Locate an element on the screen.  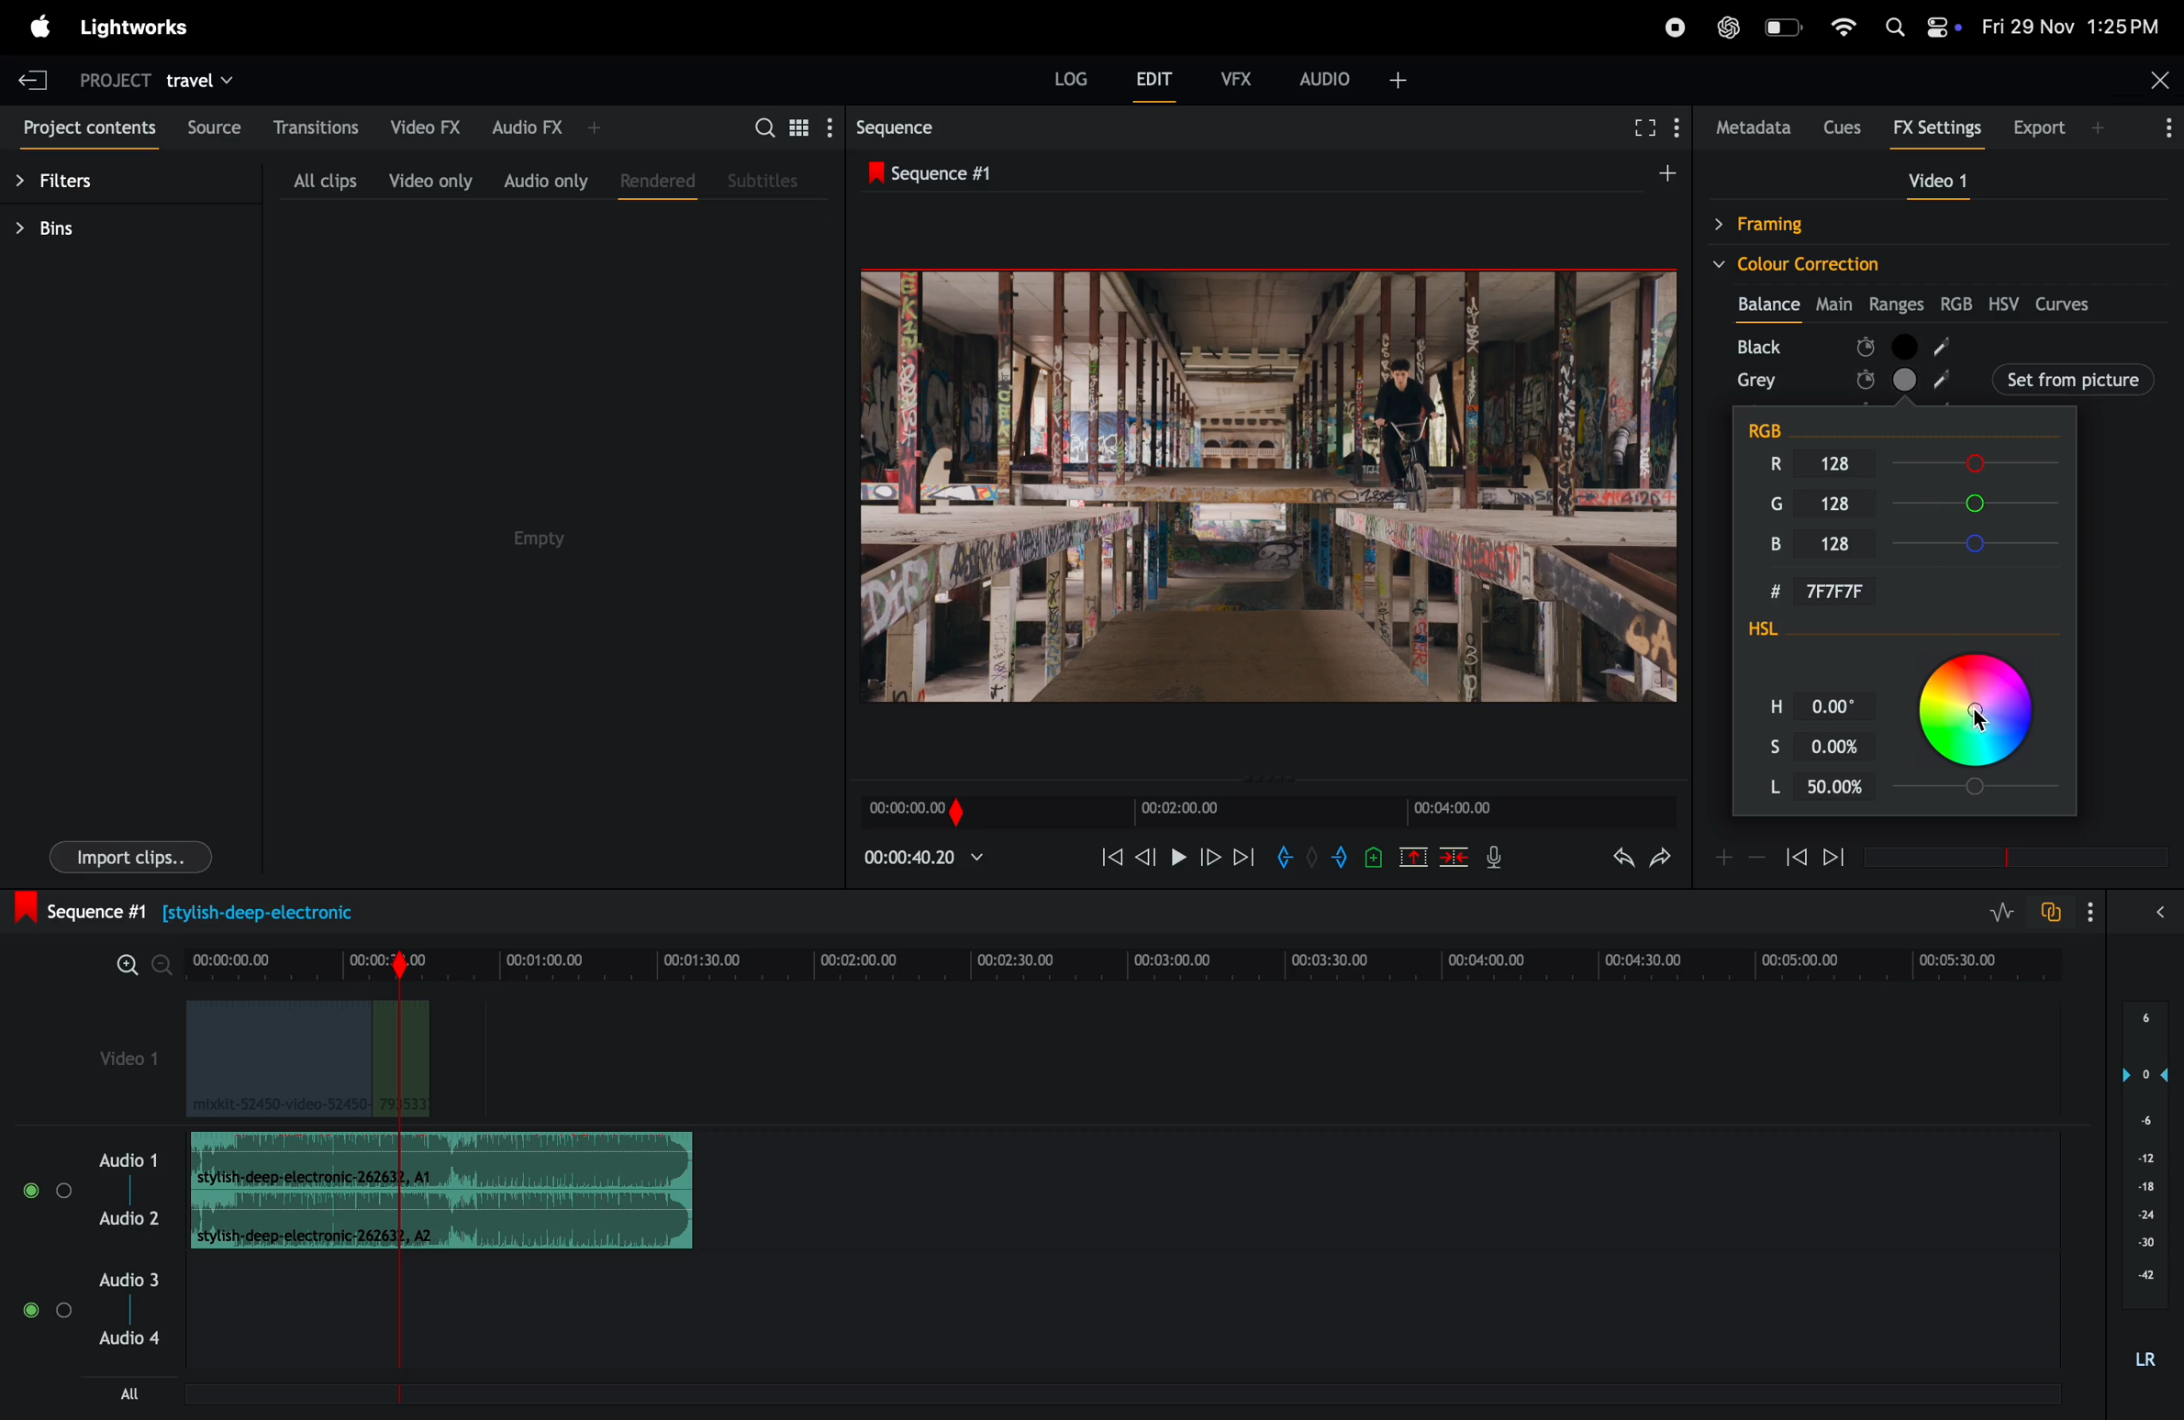
audio pitch is located at coordinates (2142, 1188).